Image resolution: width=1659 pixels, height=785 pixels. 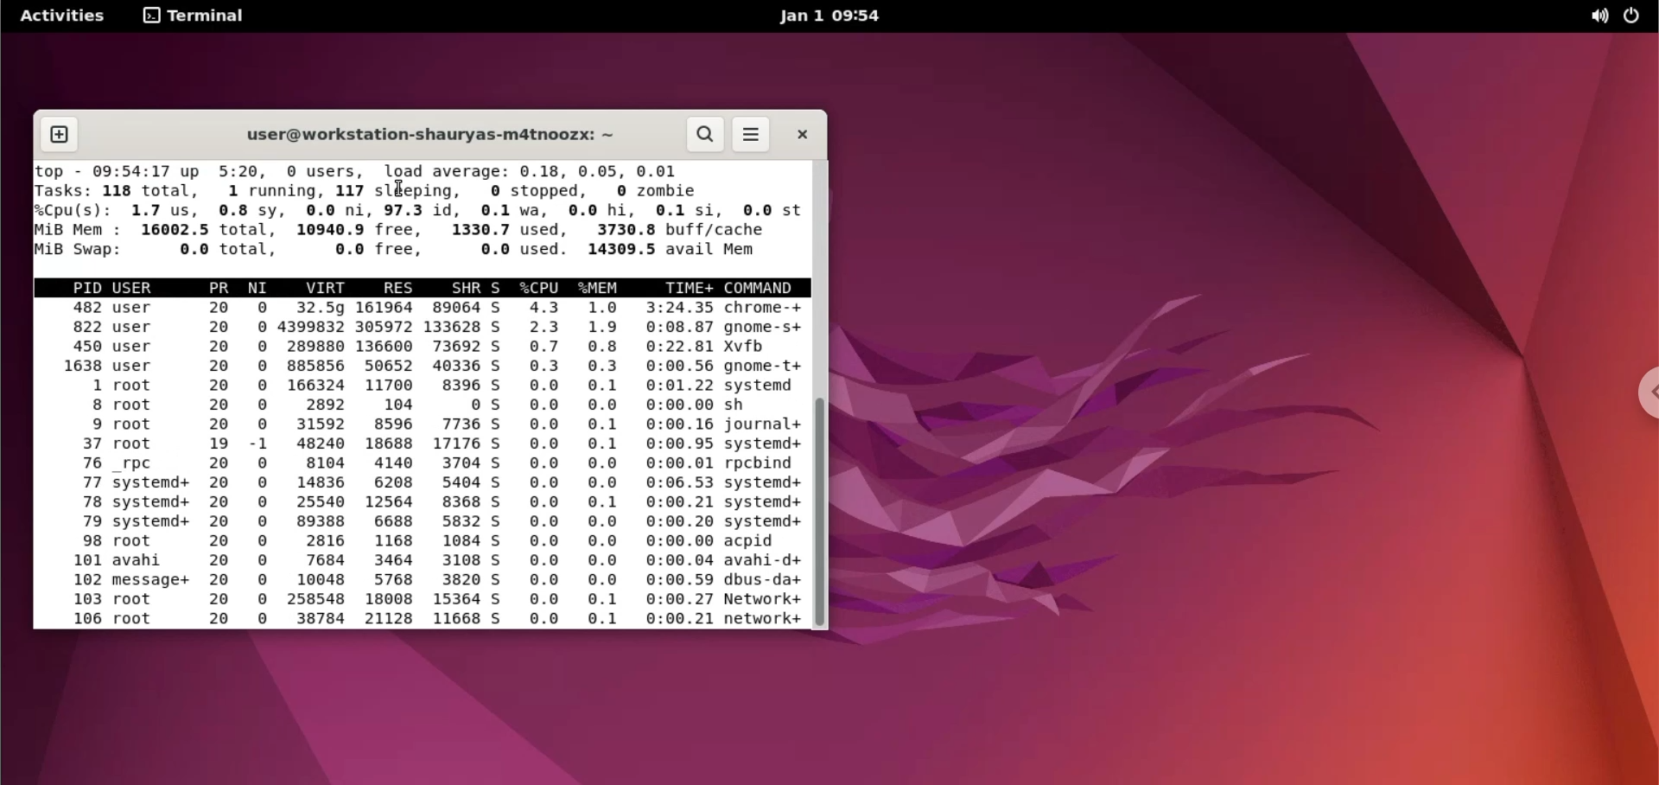 I want to click on search, so click(x=702, y=135).